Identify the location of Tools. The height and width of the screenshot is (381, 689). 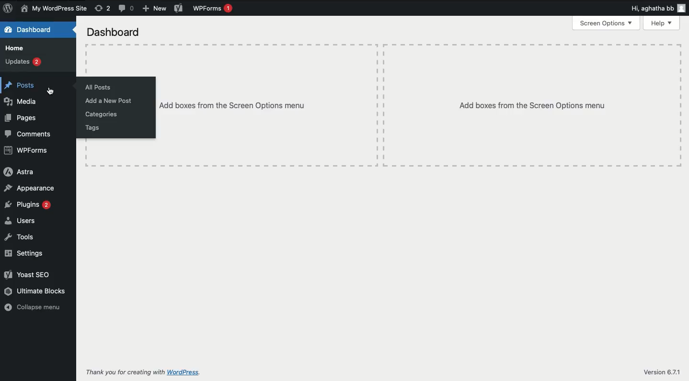
(19, 237).